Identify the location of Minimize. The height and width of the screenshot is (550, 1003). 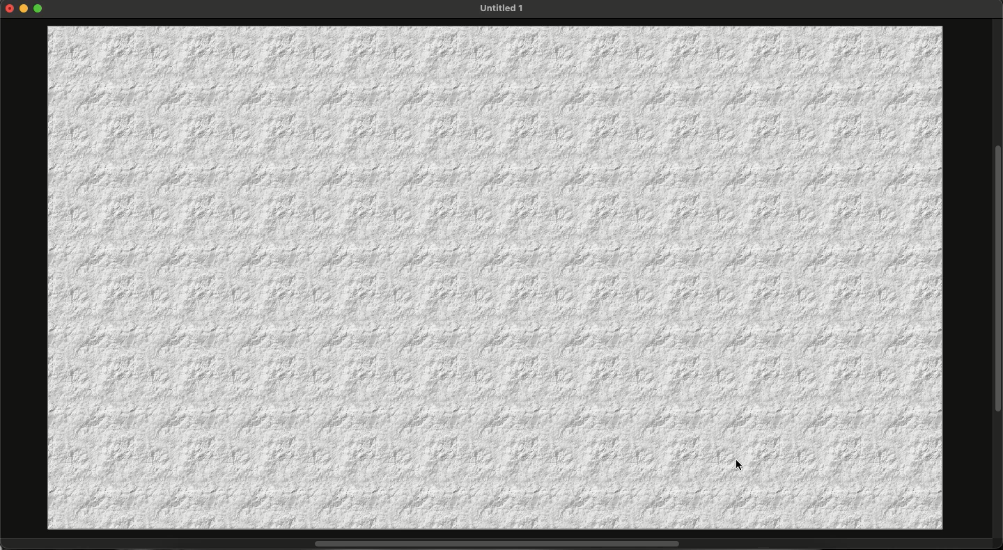
(26, 8).